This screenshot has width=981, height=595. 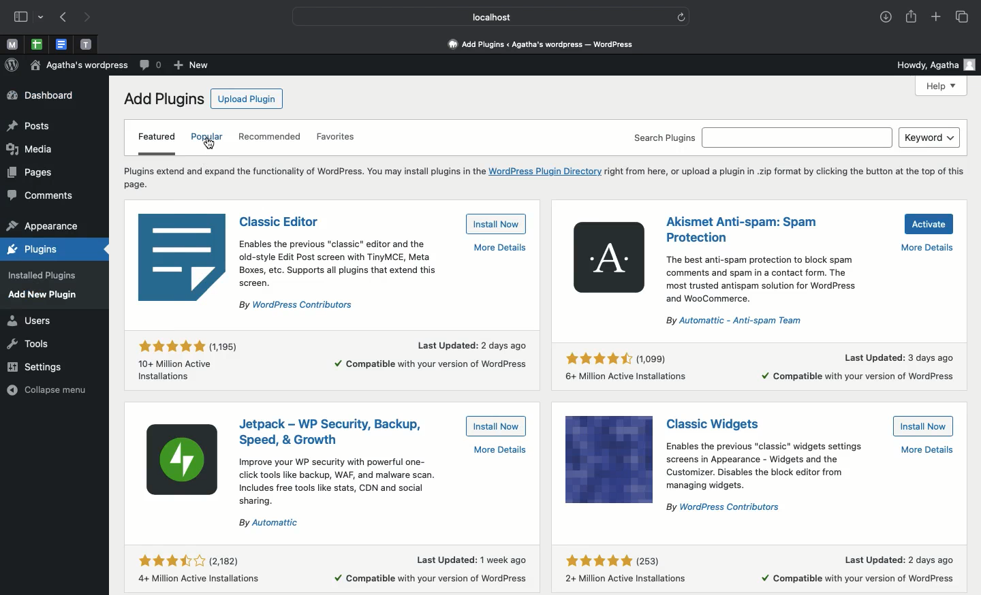 What do you see at coordinates (88, 44) in the screenshot?
I see `Pinned tabs` at bounding box center [88, 44].